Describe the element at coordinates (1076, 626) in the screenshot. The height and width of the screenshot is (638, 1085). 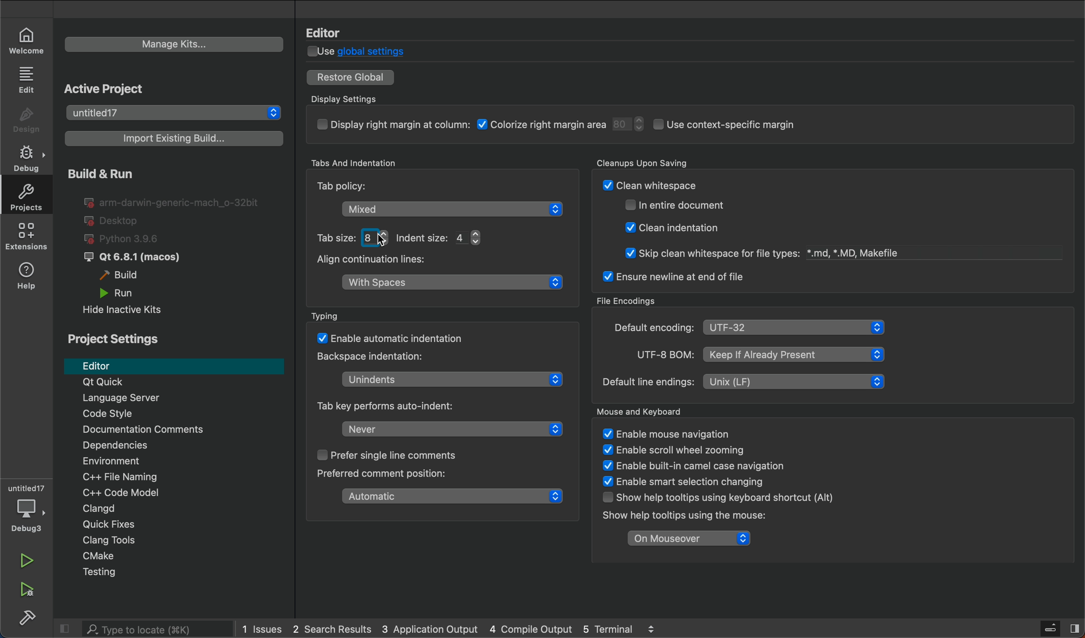
I see `Split button` at that location.